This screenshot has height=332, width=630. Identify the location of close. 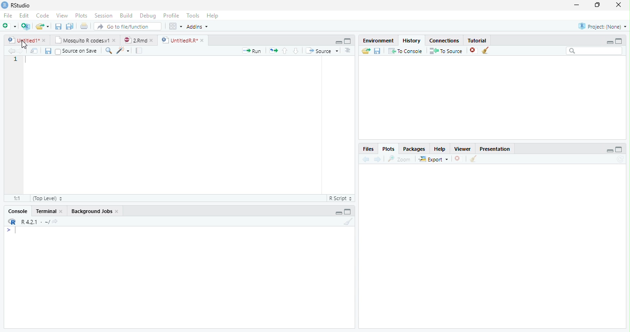
(45, 40).